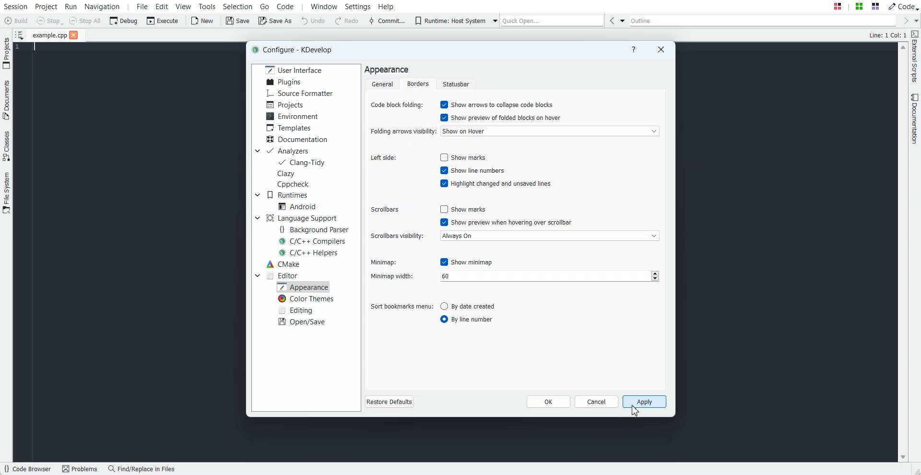 The height and width of the screenshot is (475, 921). What do you see at coordinates (49, 35) in the screenshot?
I see `File` at bounding box center [49, 35].